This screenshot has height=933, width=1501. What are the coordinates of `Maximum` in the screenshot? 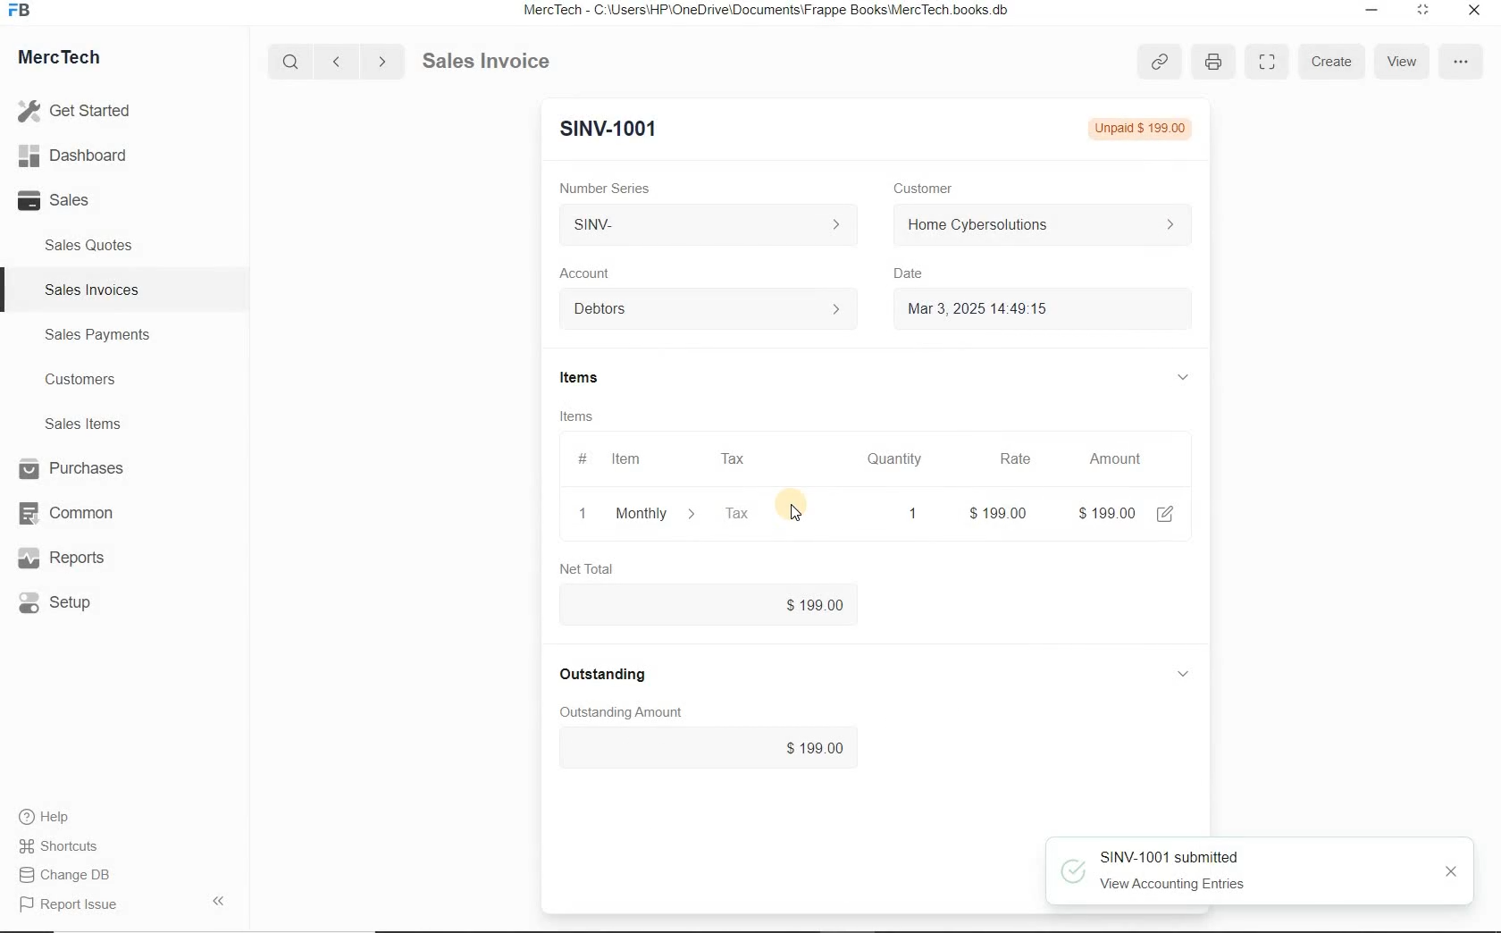 It's located at (1423, 13).